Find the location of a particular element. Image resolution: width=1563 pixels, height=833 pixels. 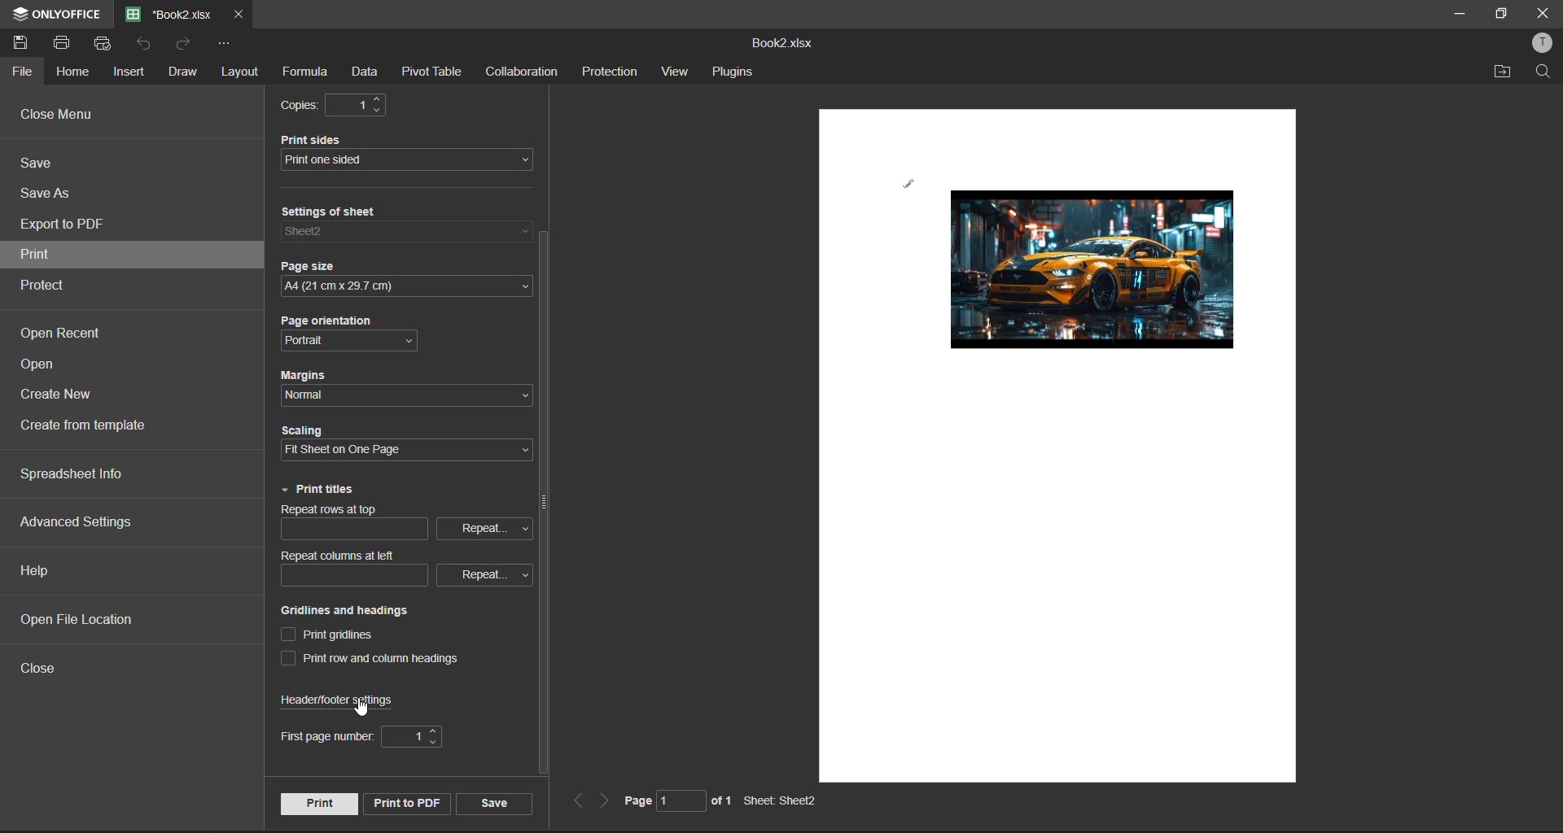

print side is located at coordinates (410, 152).